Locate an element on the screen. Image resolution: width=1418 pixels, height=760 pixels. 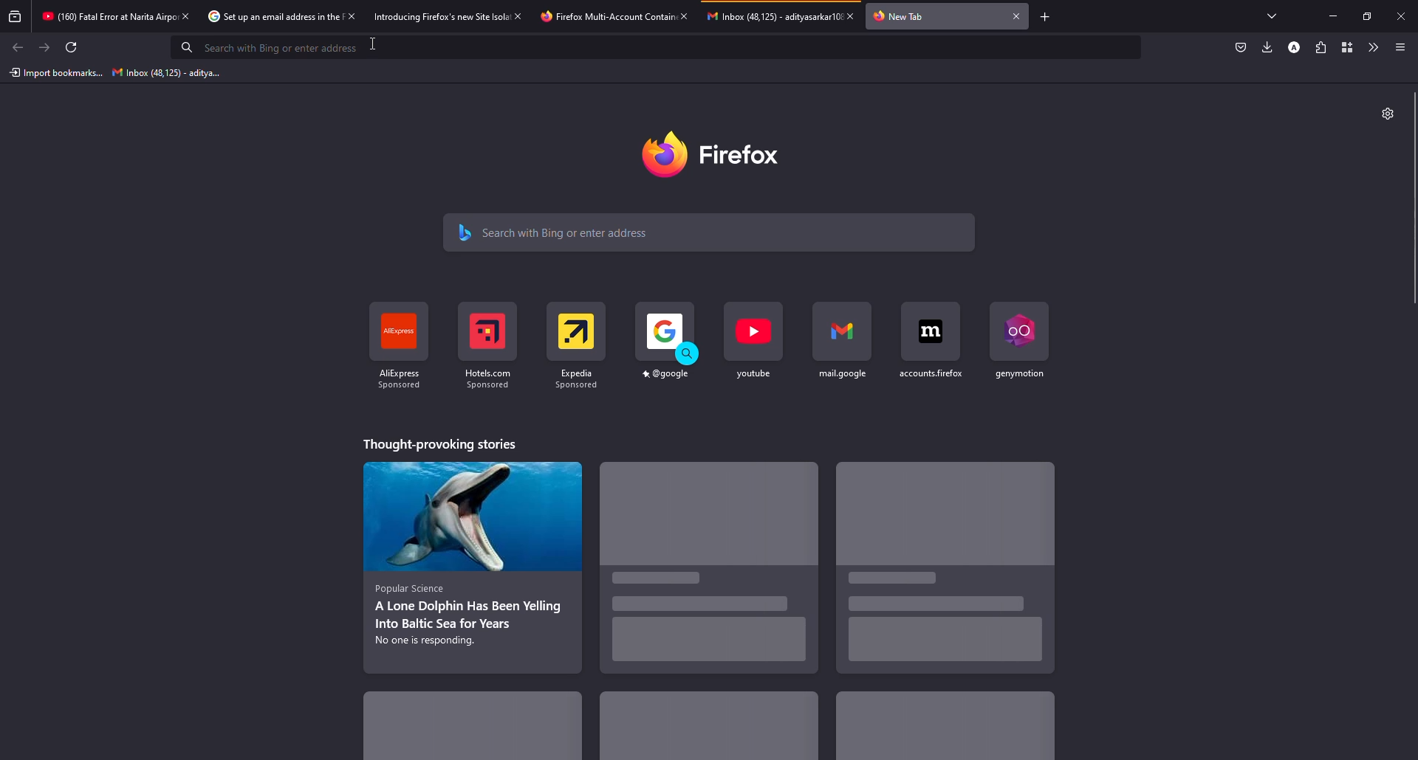
tab is located at coordinates (262, 17).